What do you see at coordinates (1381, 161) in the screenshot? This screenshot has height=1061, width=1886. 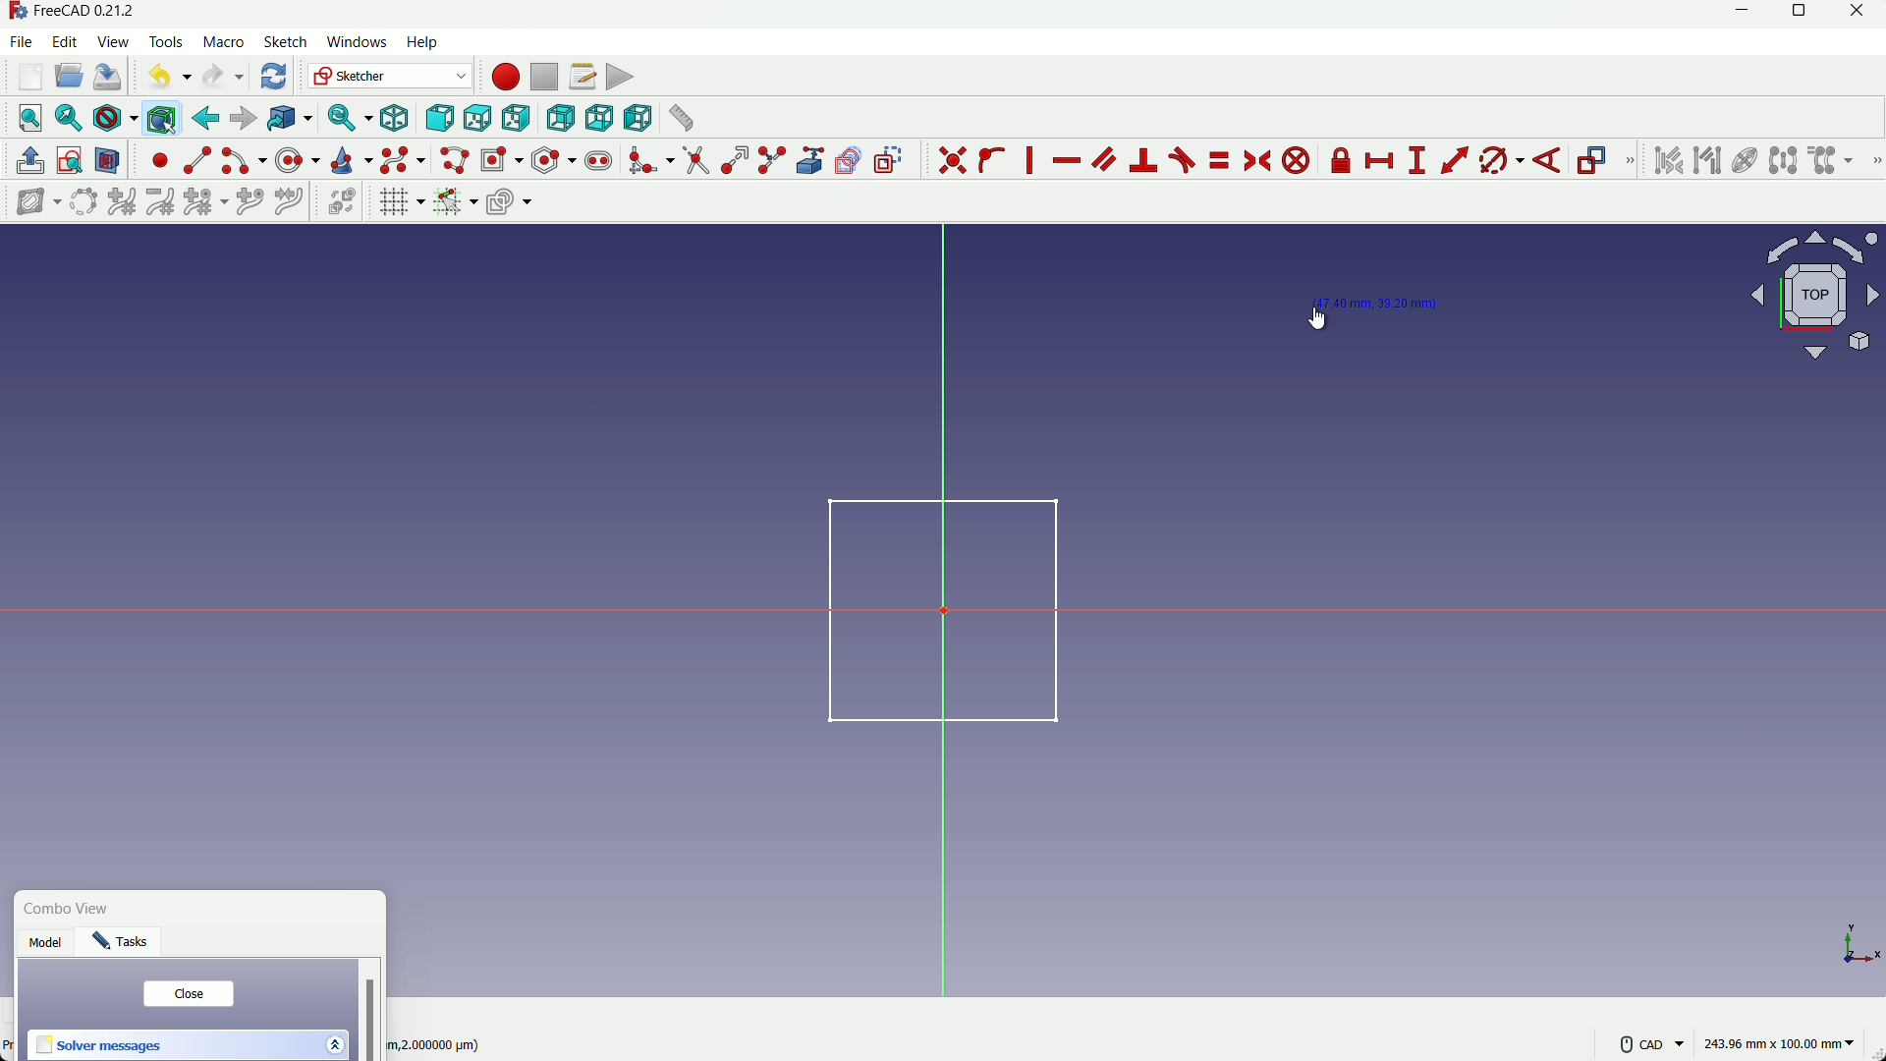 I see `constraint horizontal distance` at bounding box center [1381, 161].